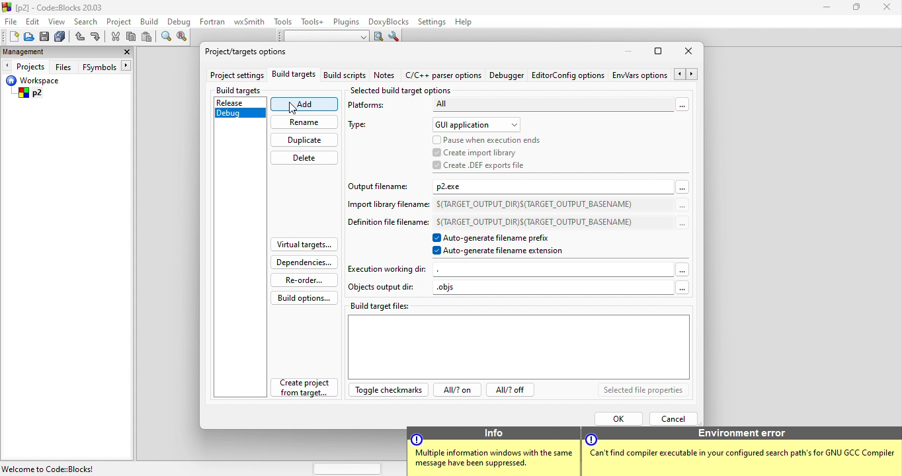 This screenshot has height=476, width=902. I want to click on virtual targets, so click(305, 243).